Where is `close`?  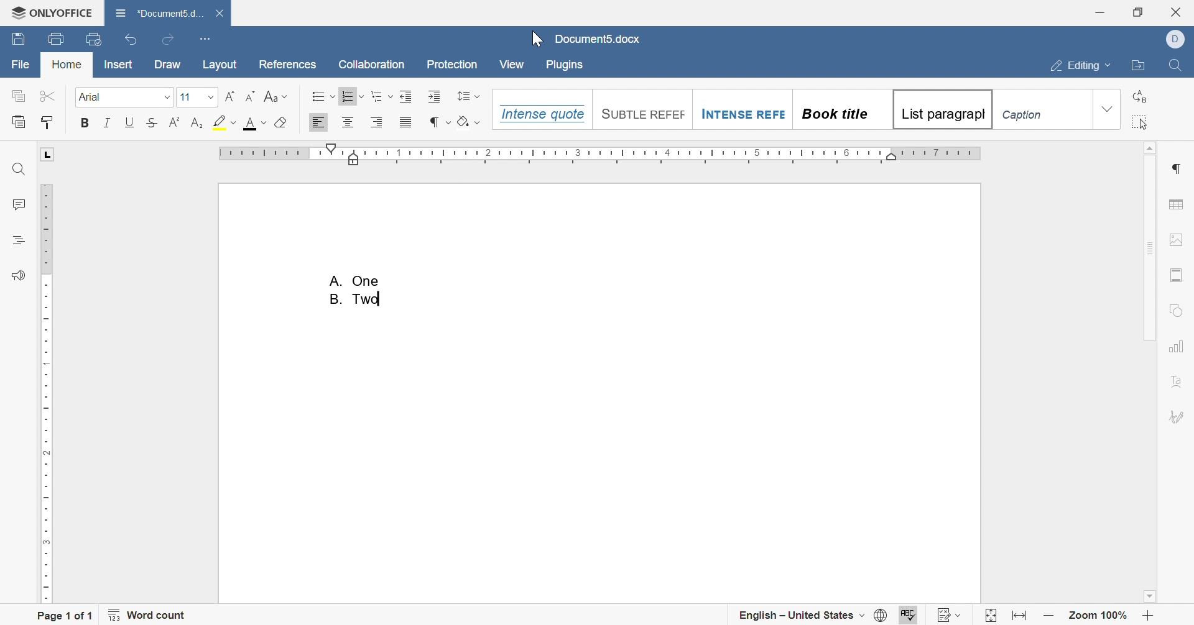 close is located at coordinates (220, 12).